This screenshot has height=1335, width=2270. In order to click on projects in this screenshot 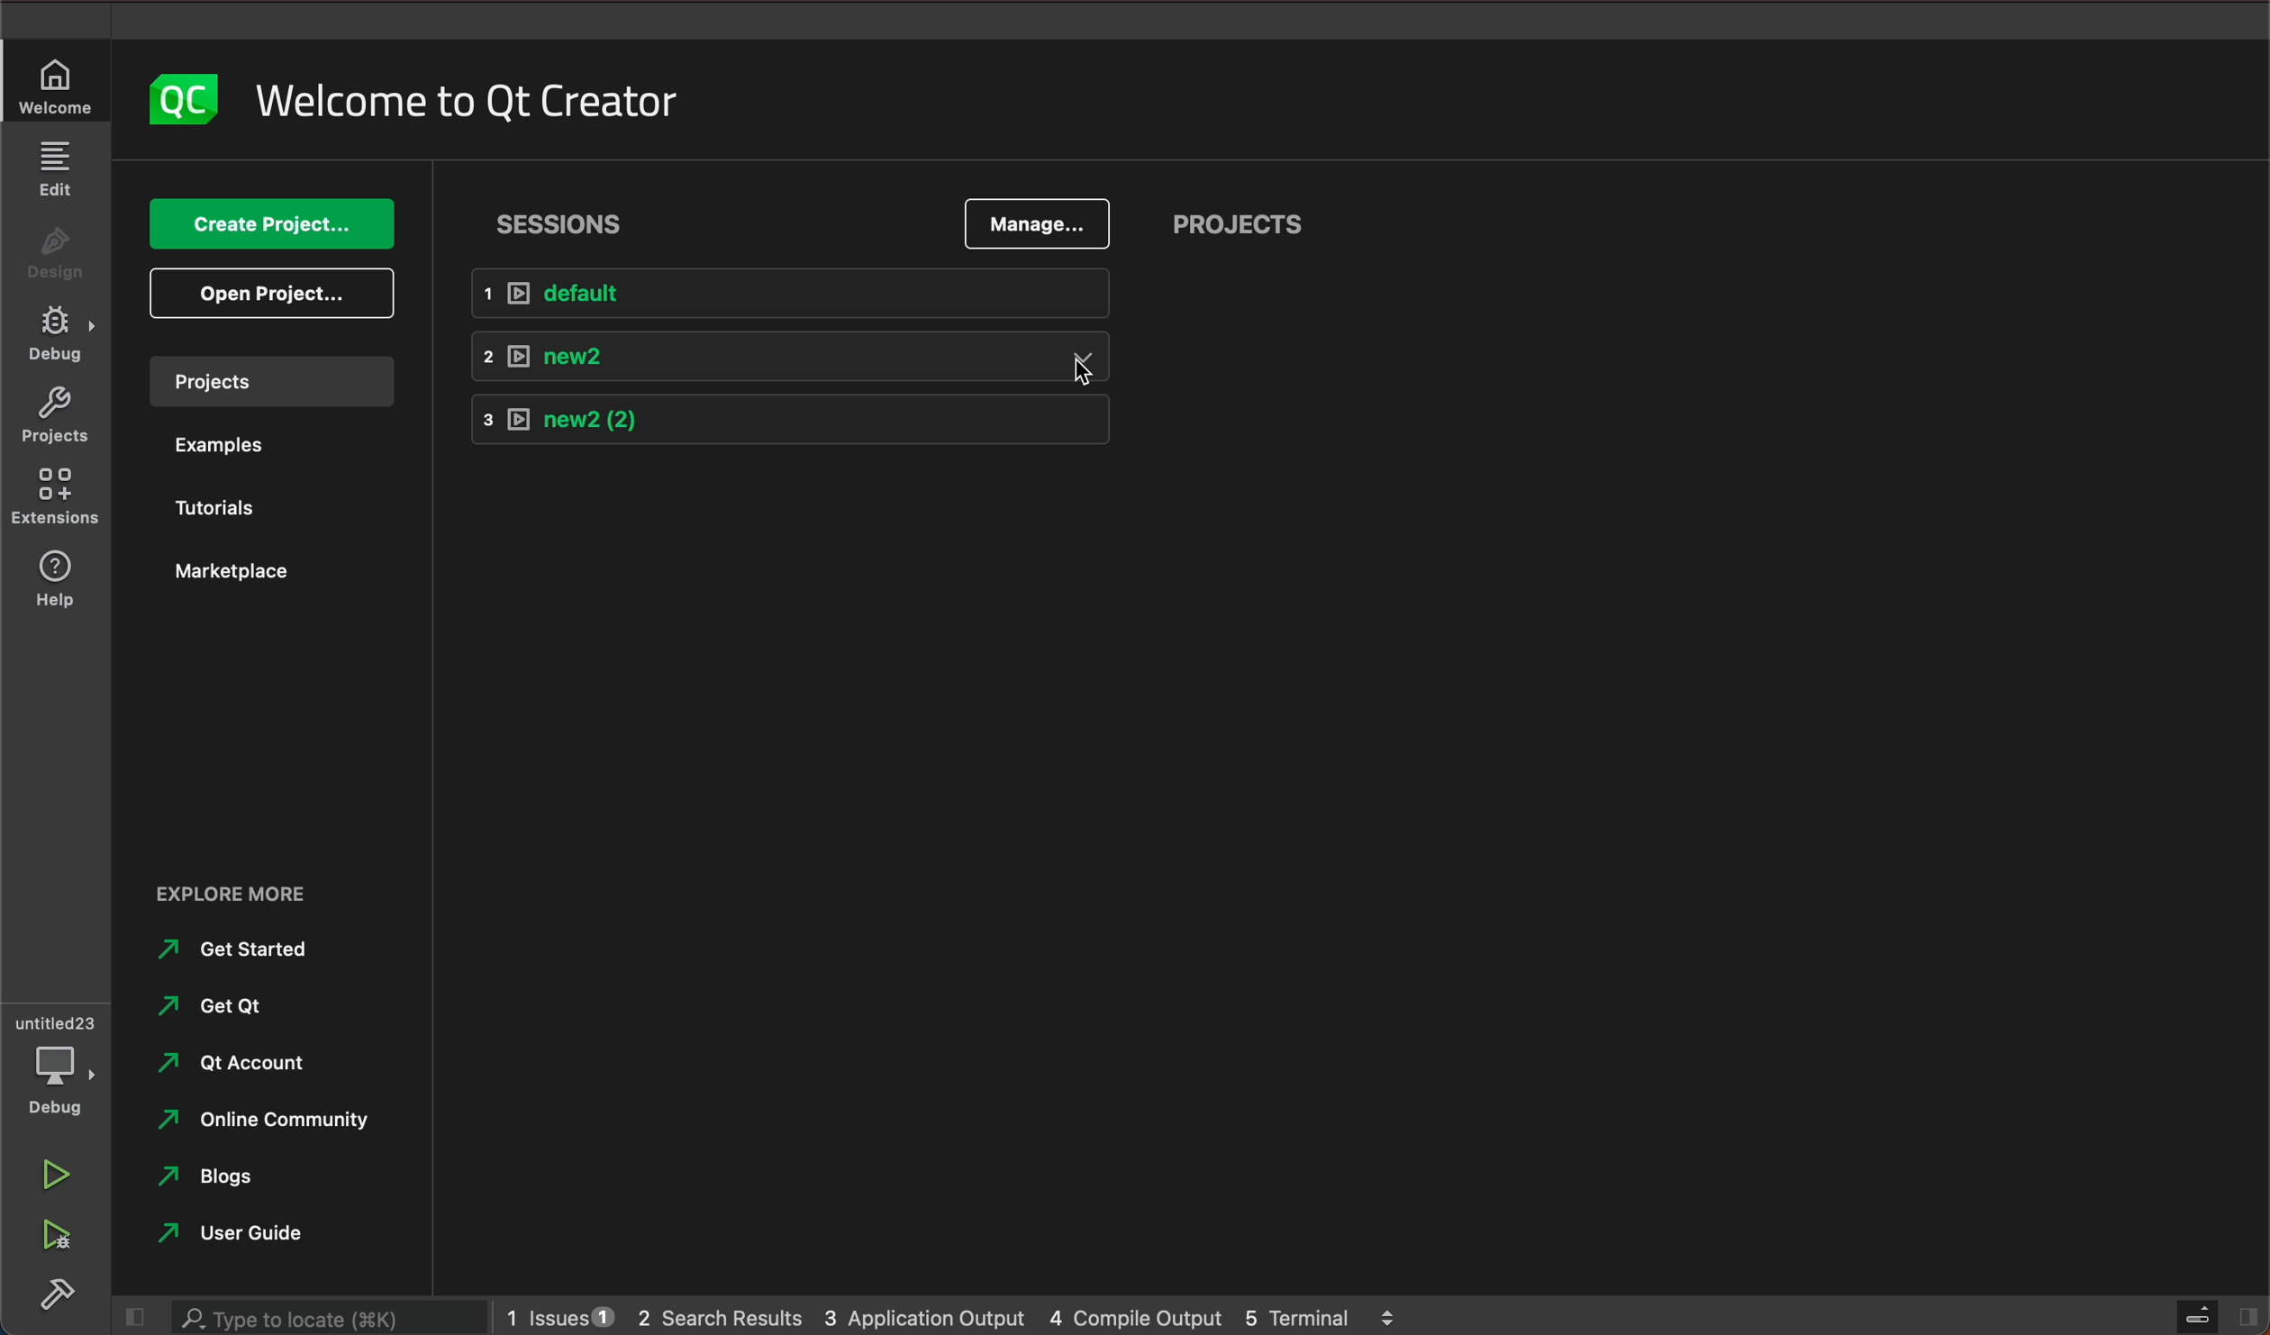, I will do `click(283, 381)`.